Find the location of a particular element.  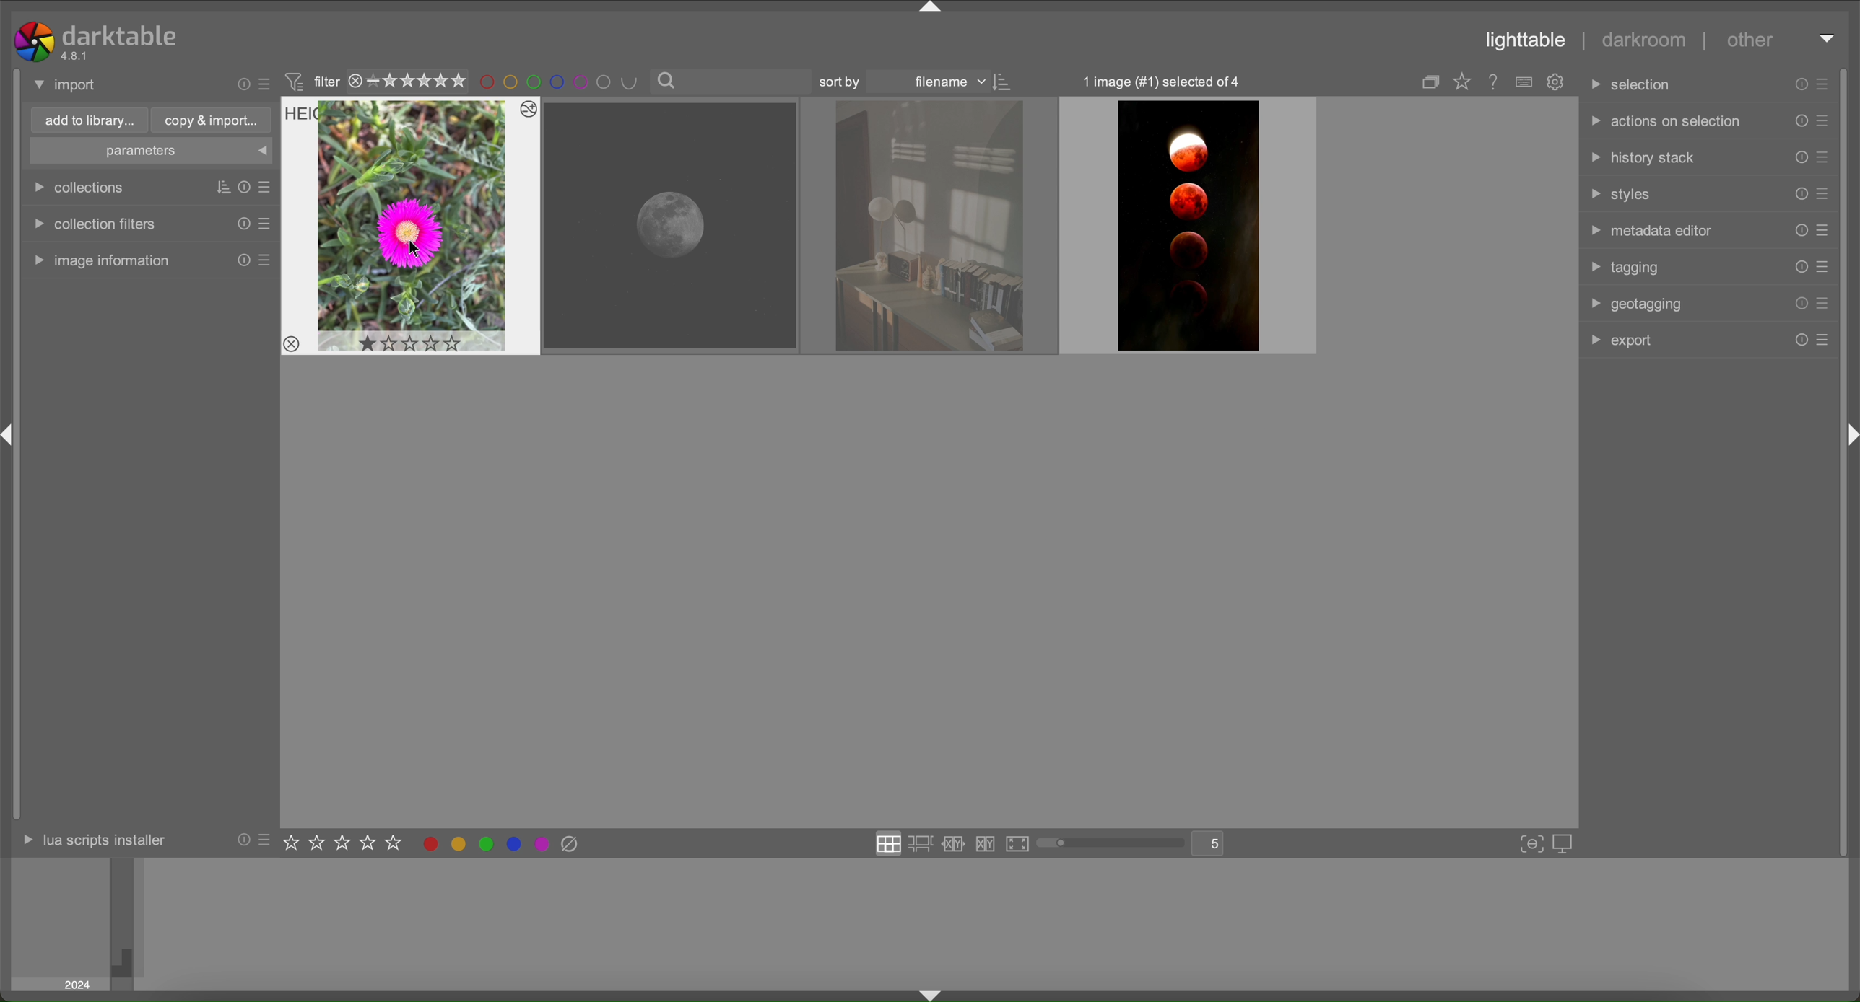

presets is located at coordinates (266, 840).